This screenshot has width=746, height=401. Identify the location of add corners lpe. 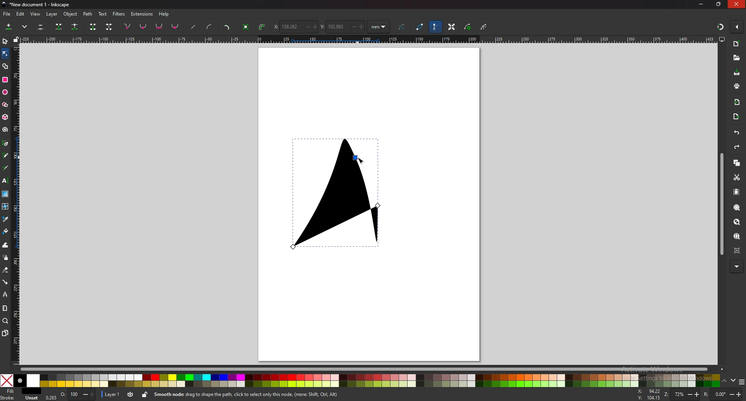
(227, 27).